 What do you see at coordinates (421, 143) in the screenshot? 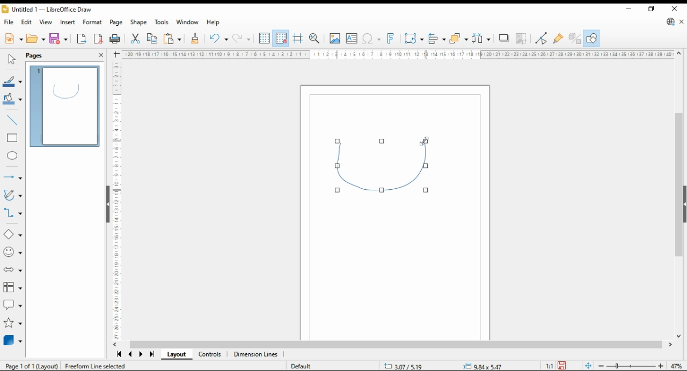
I see `mouse pointer` at bounding box center [421, 143].